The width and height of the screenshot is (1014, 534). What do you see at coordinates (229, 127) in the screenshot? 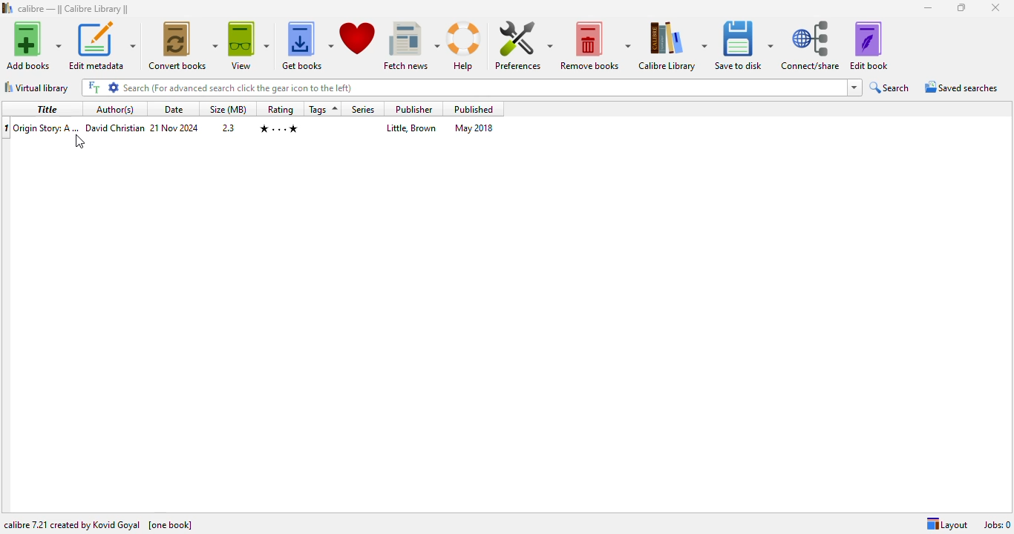
I see `2.3` at bounding box center [229, 127].